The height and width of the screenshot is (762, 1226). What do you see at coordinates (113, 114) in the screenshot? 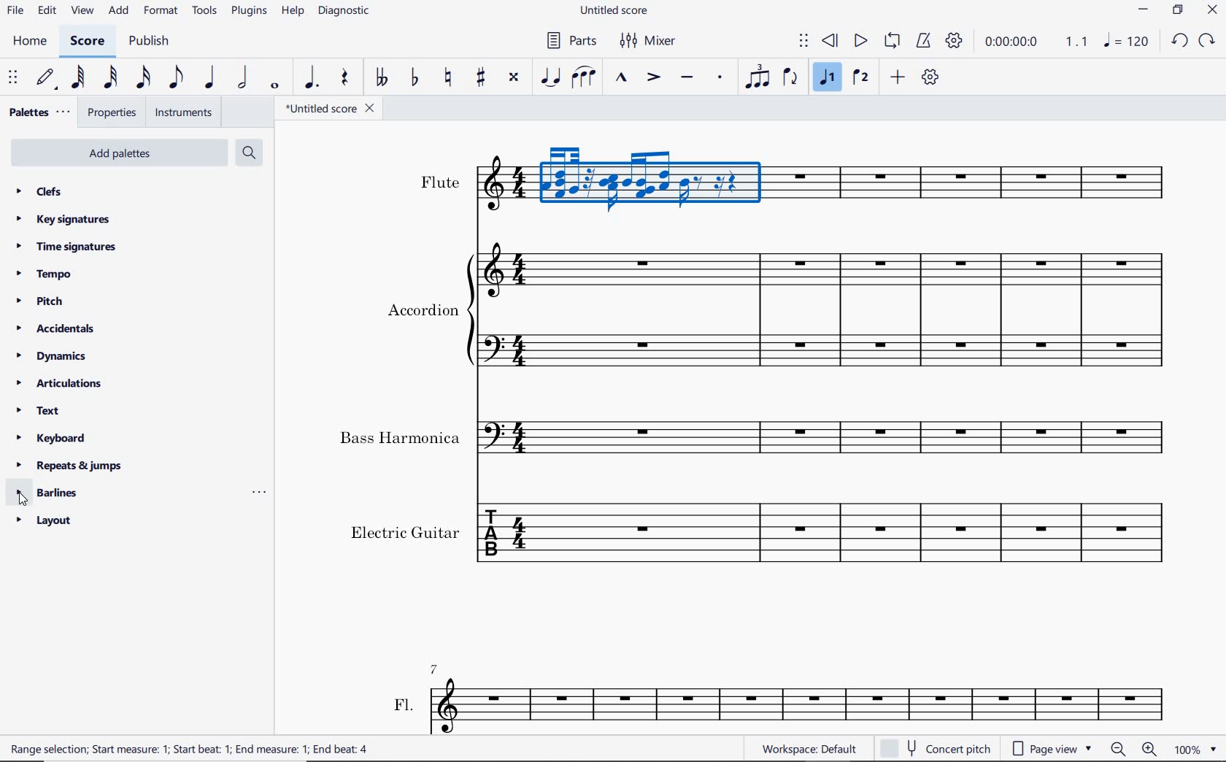
I see `properties` at bounding box center [113, 114].